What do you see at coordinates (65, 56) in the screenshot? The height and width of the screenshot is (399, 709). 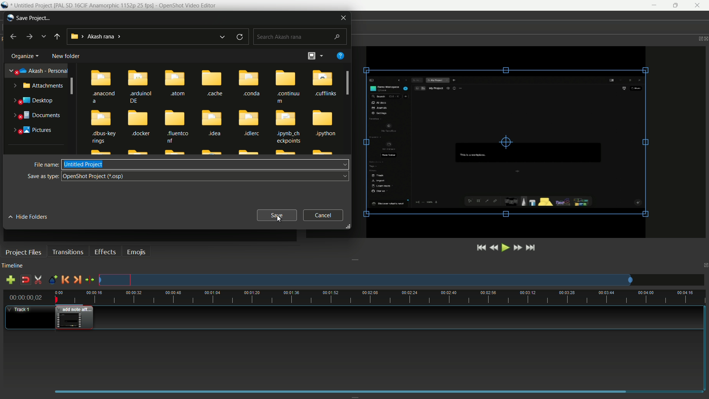 I see `new folder` at bounding box center [65, 56].